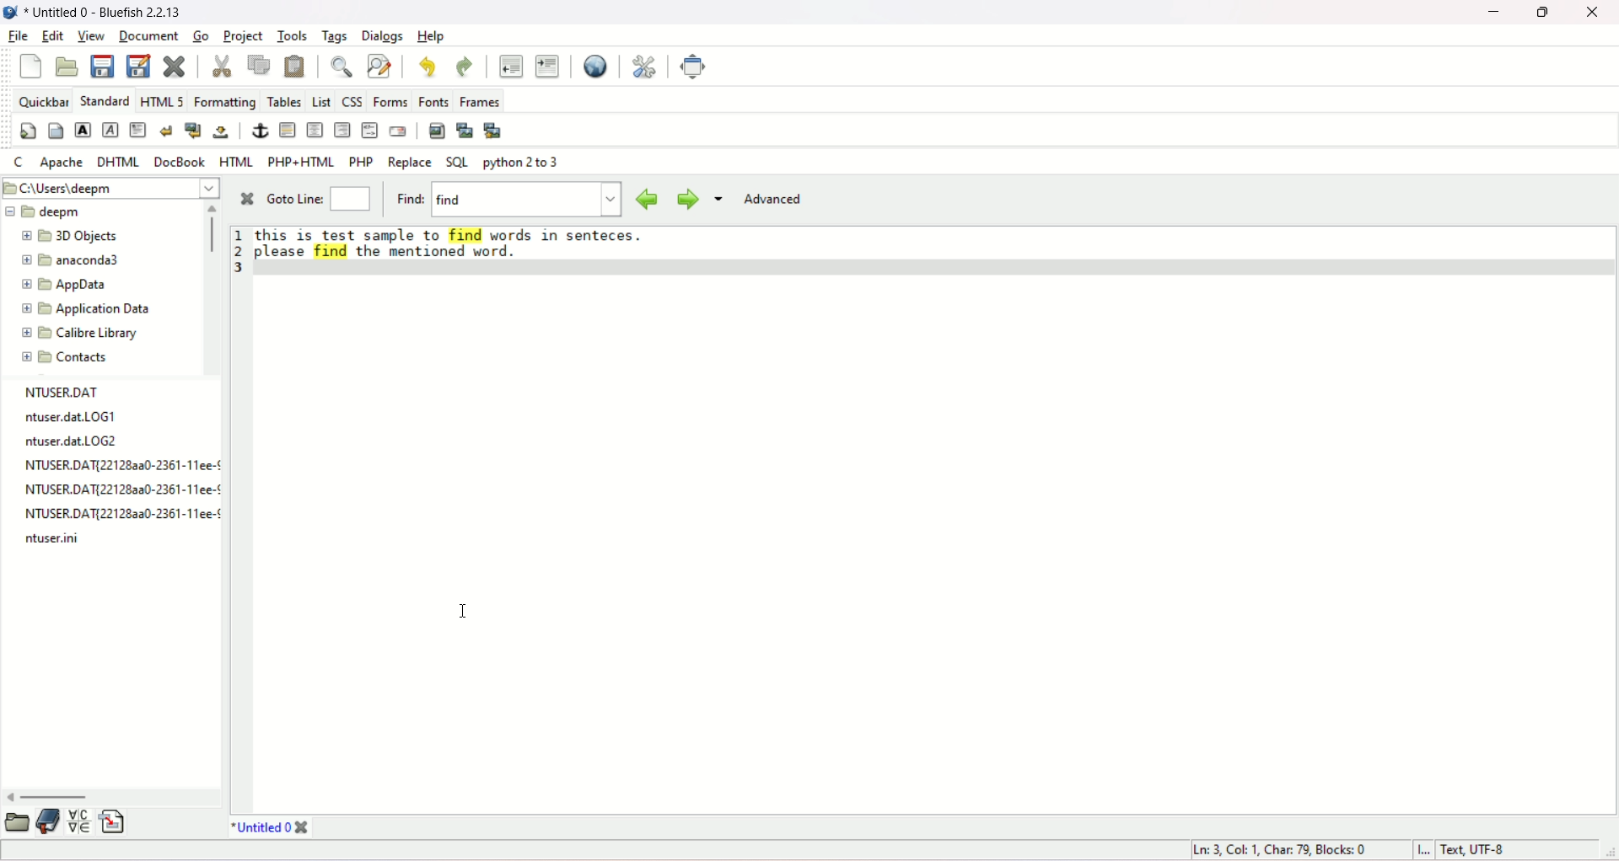 Image resolution: width=1619 pixels, height=861 pixels. What do you see at coordinates (44, 211) in the screenshot?
I see `deepm` at bounding box center [44, 211].